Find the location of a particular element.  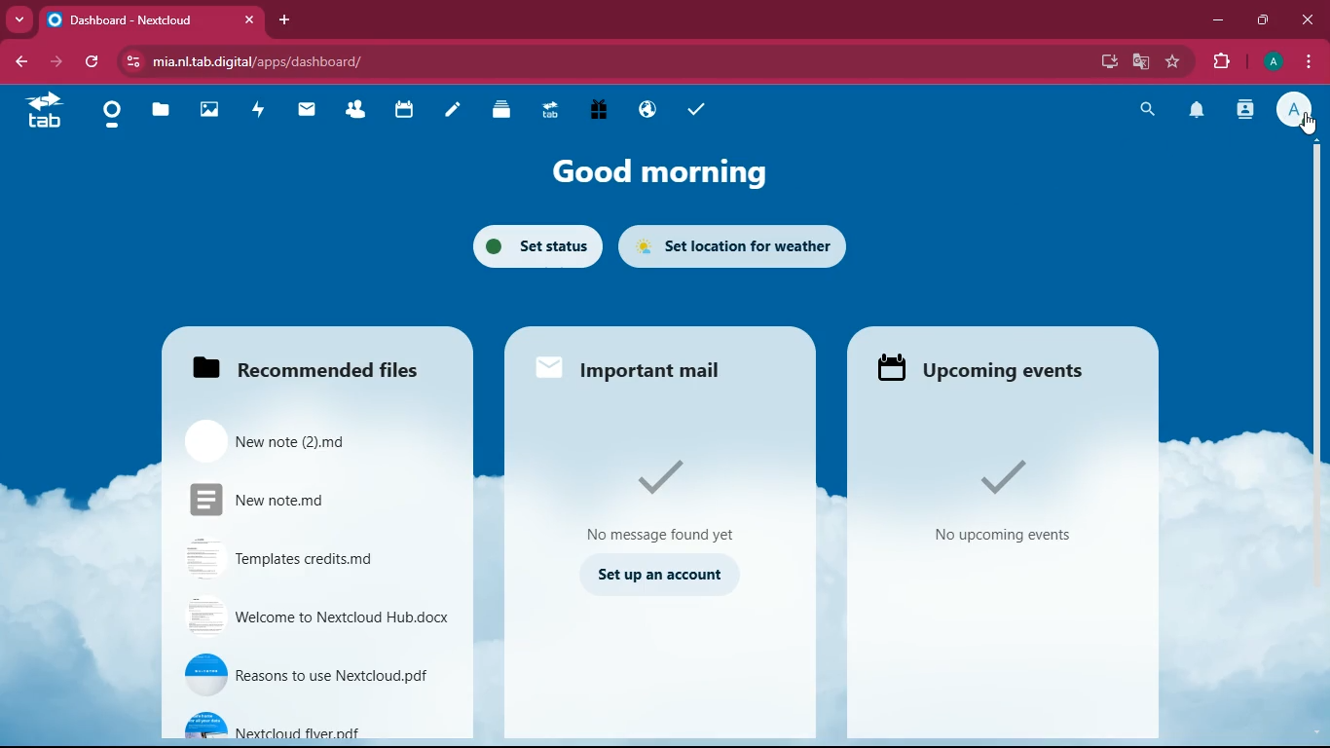

files is located at coordinates (160, 114).